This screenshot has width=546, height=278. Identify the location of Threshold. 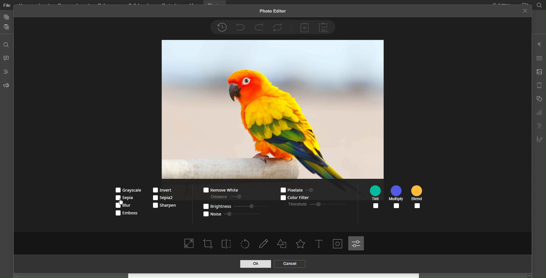
(317, 204).